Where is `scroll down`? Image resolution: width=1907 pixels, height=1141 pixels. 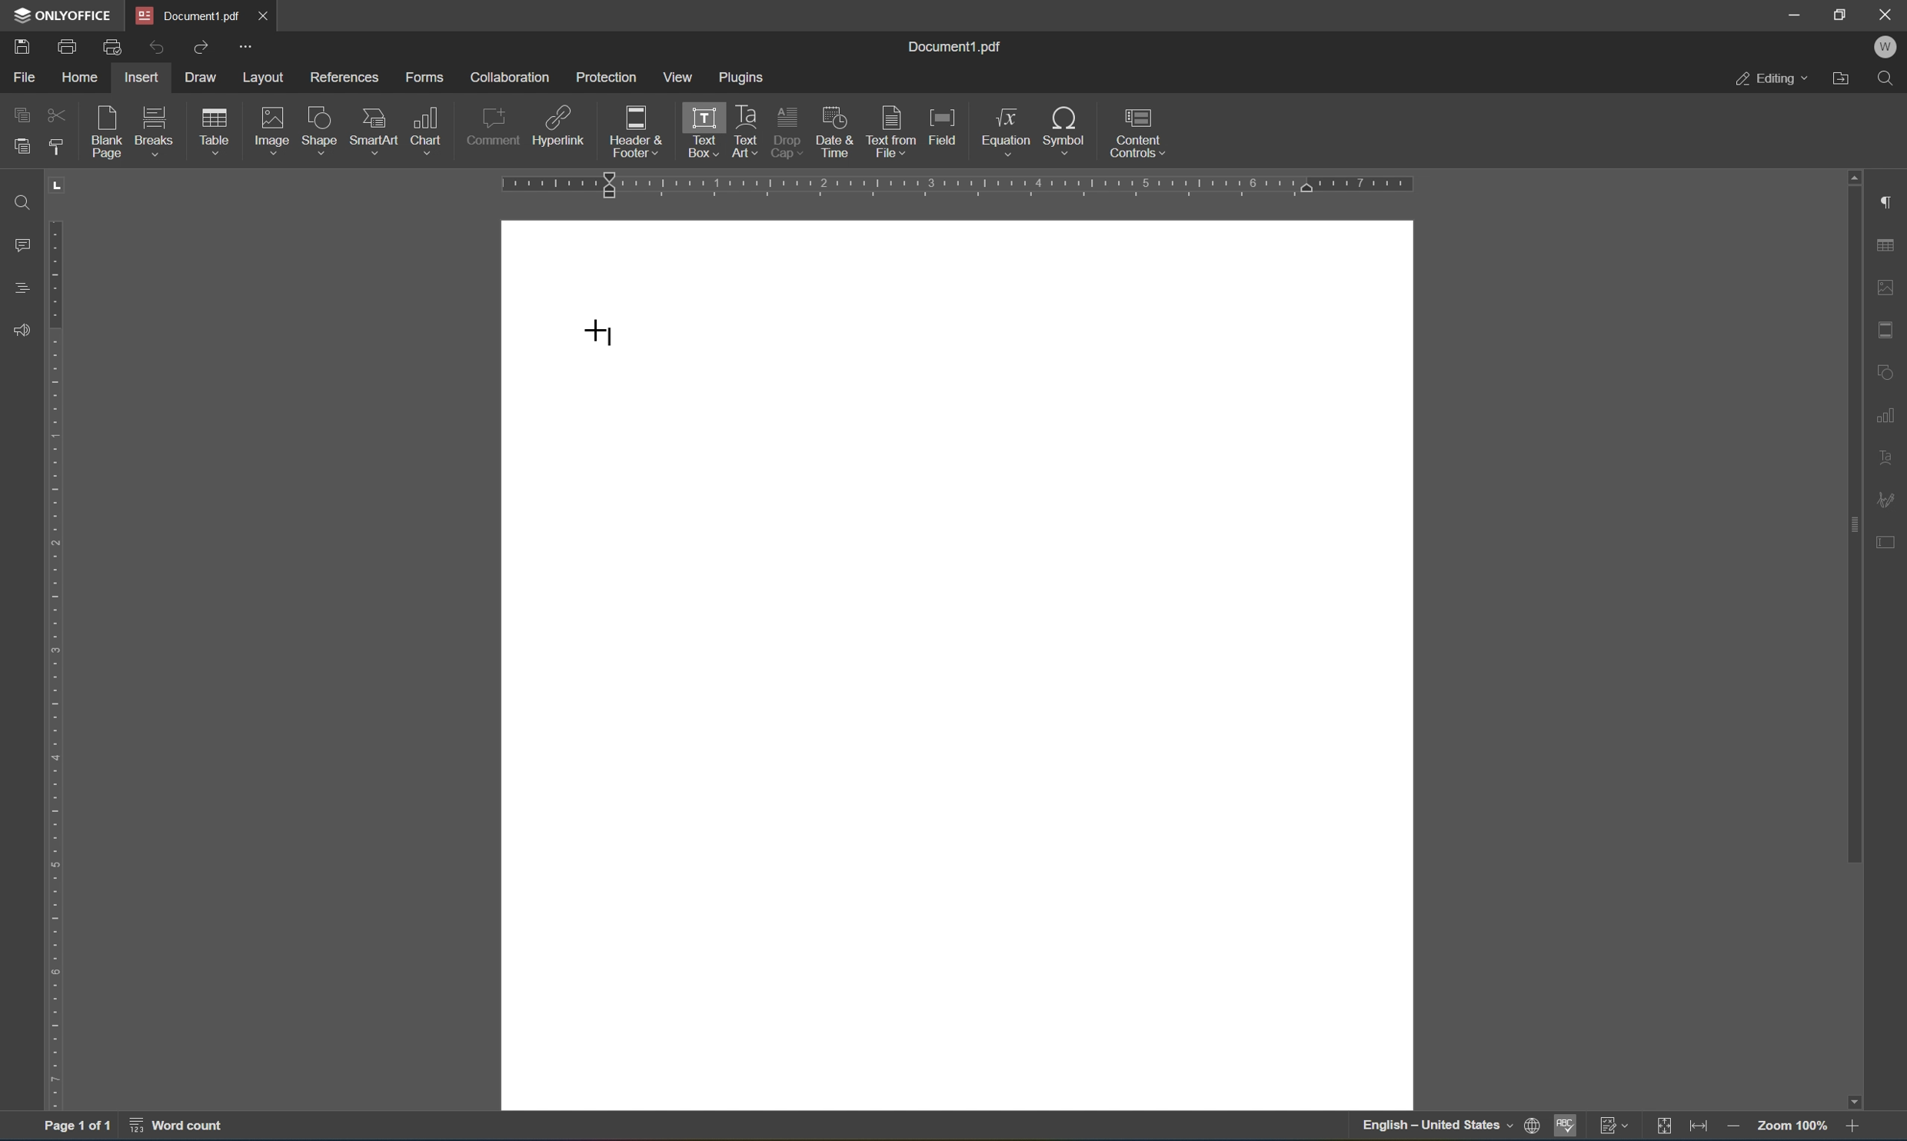
scroll down is located at coordinates (1853, 1102).